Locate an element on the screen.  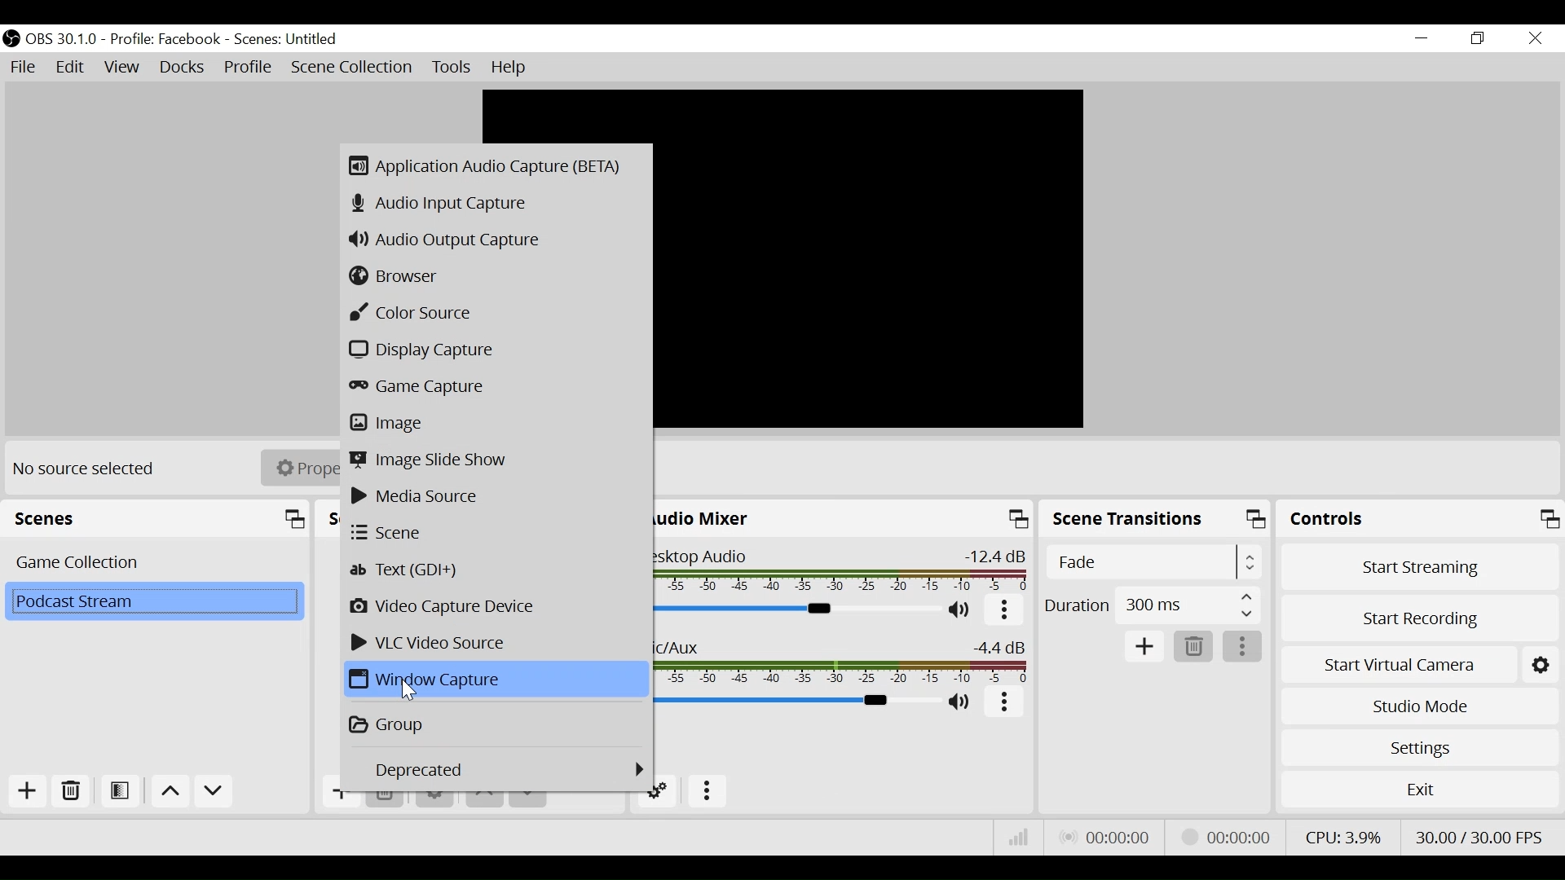
VLC Video Source is located at coordinates (496, 643).